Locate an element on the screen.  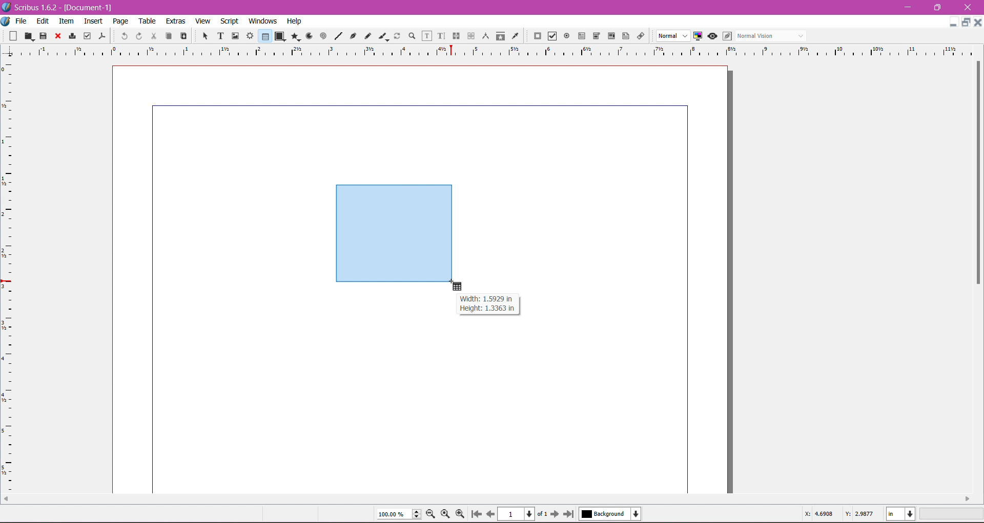
Tables is located at coordinates (264, 36).